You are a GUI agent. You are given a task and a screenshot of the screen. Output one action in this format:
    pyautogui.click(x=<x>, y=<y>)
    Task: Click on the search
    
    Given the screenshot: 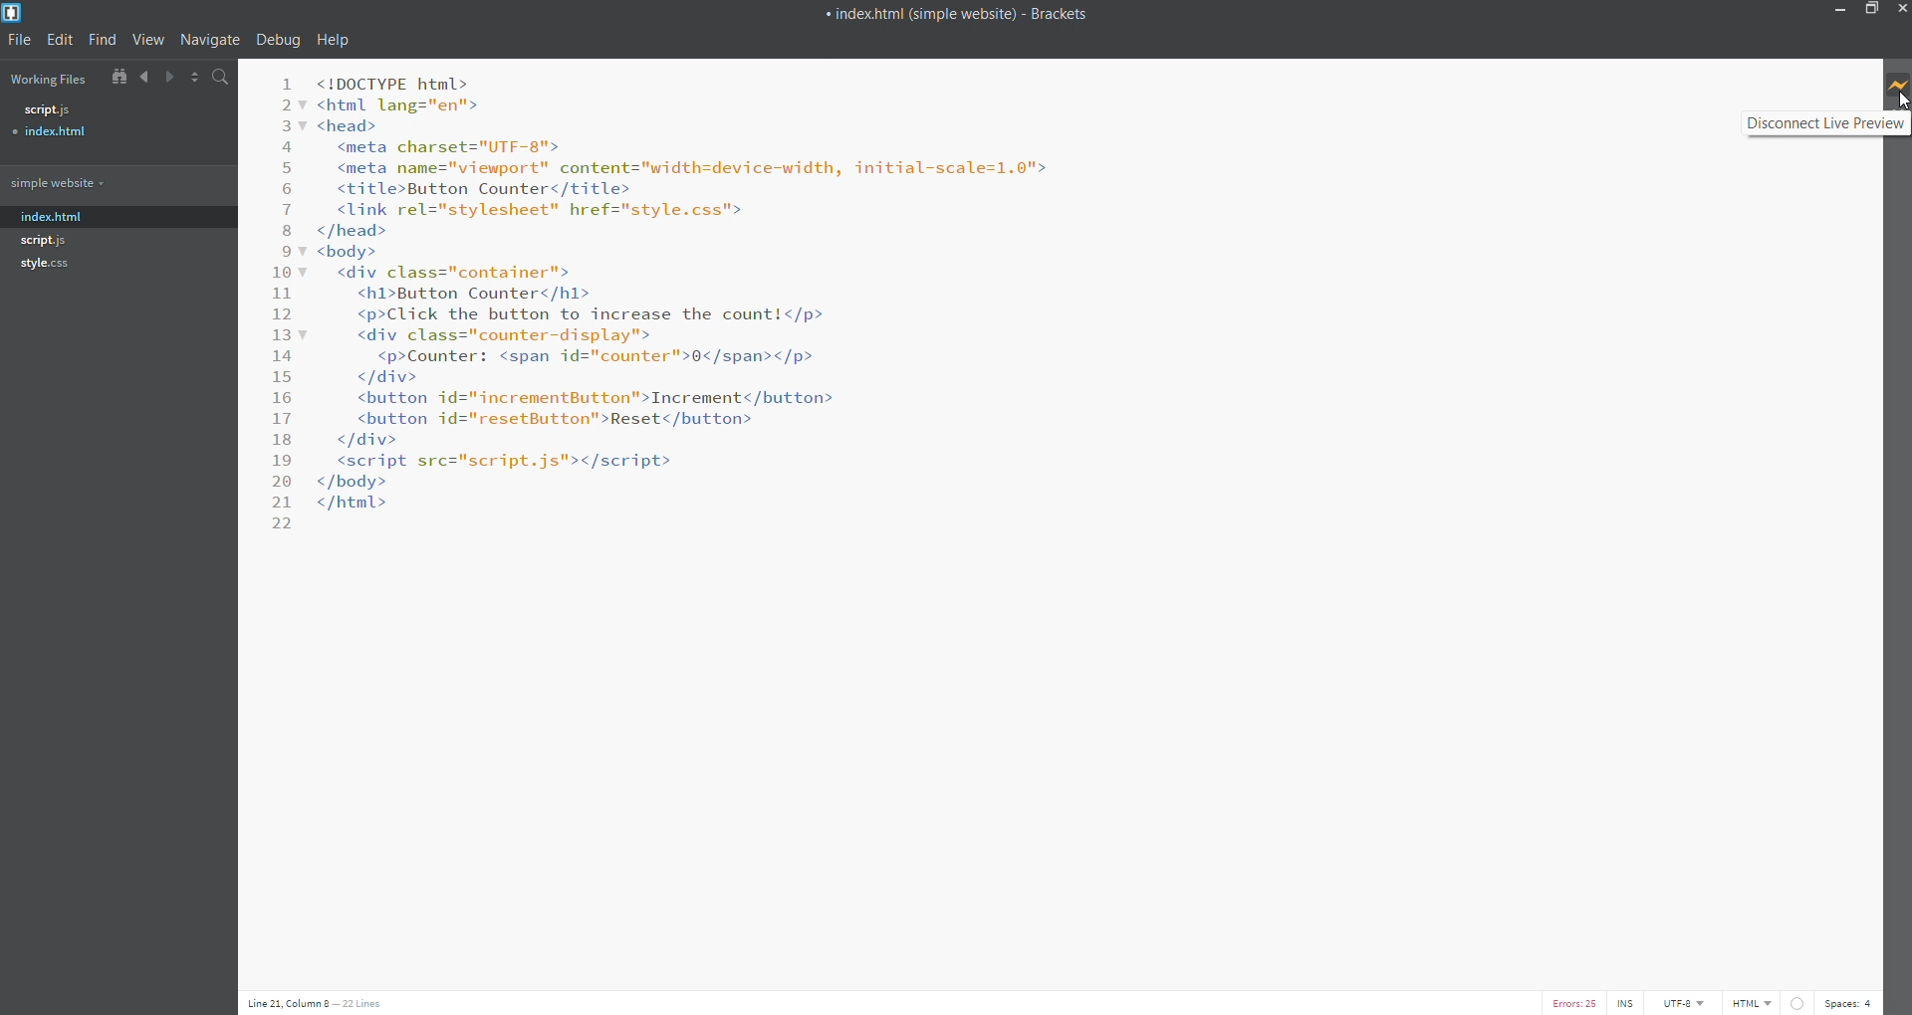 What is the action you would take?
    pyautogui.click(x=222, y=76)
    